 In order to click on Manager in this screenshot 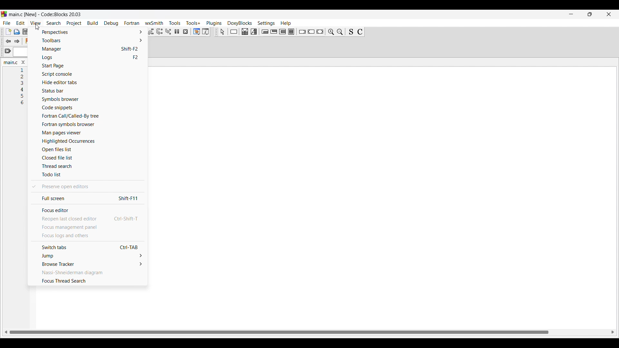, I will do `click(89, 49)`.